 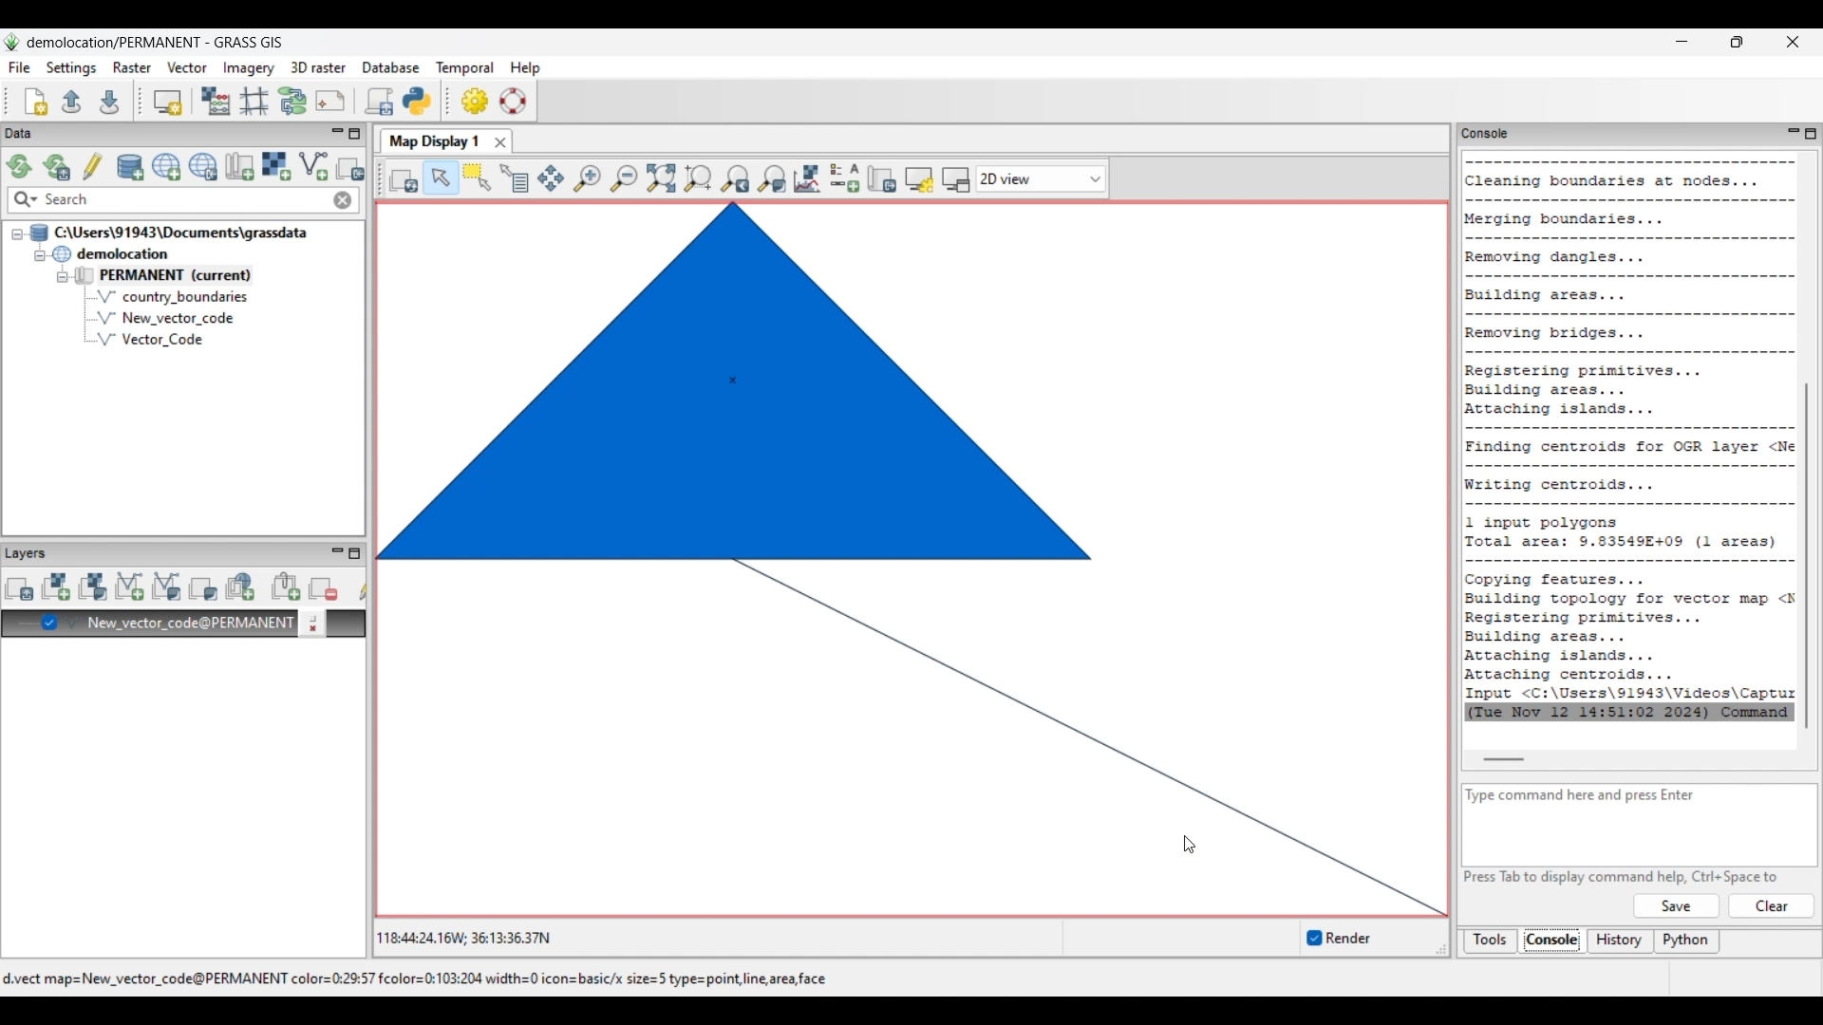 I want to click on Select vector feature(s), so click(x=477, y=178).